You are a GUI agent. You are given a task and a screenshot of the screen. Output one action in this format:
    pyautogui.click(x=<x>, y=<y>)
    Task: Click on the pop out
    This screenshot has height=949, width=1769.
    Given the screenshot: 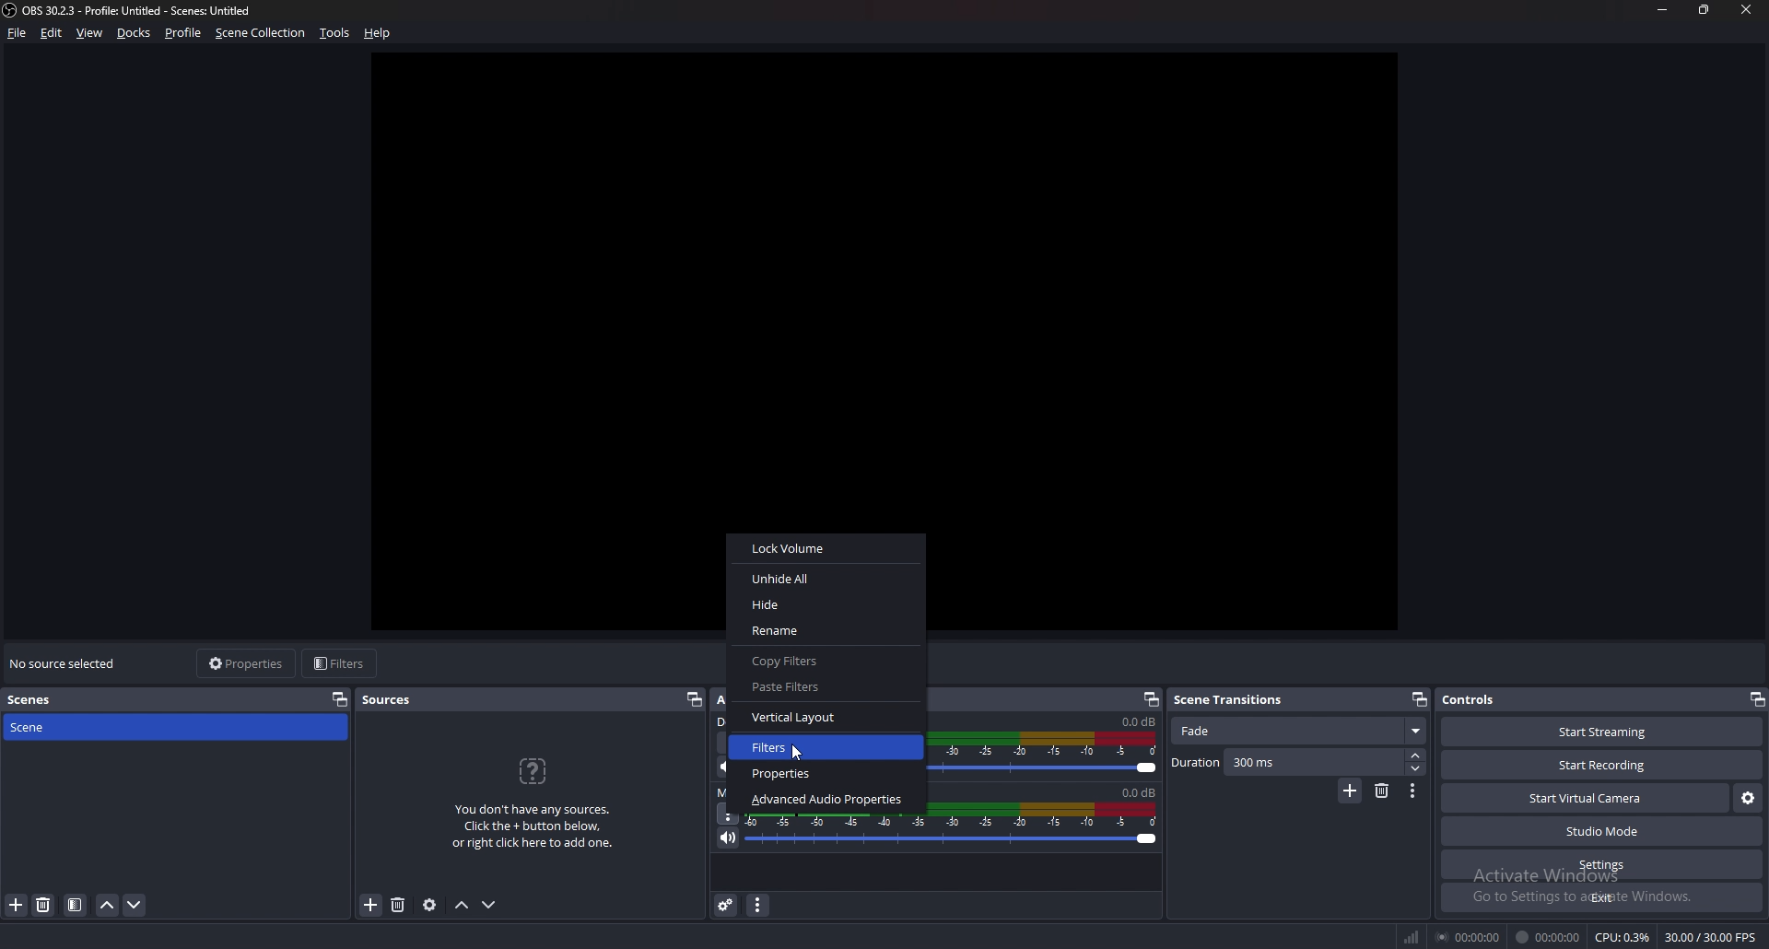 What is the action you would take?
    pyautogui.click(x=1758, y=700)
    